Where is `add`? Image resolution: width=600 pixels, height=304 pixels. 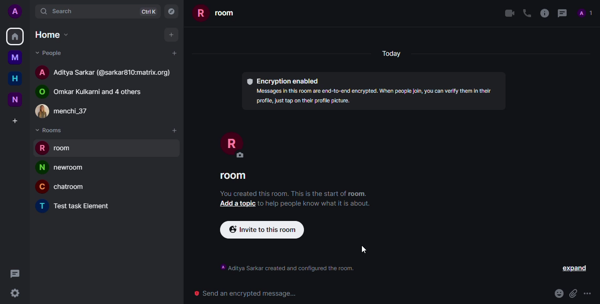 add is located at coordinates (175, 129).